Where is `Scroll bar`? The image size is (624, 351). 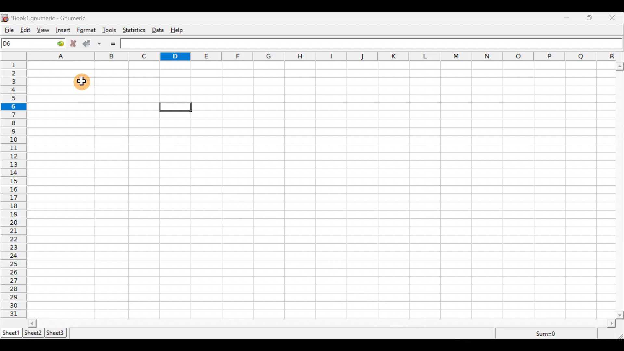
Scroll bar is located at coordinates (620, 189).